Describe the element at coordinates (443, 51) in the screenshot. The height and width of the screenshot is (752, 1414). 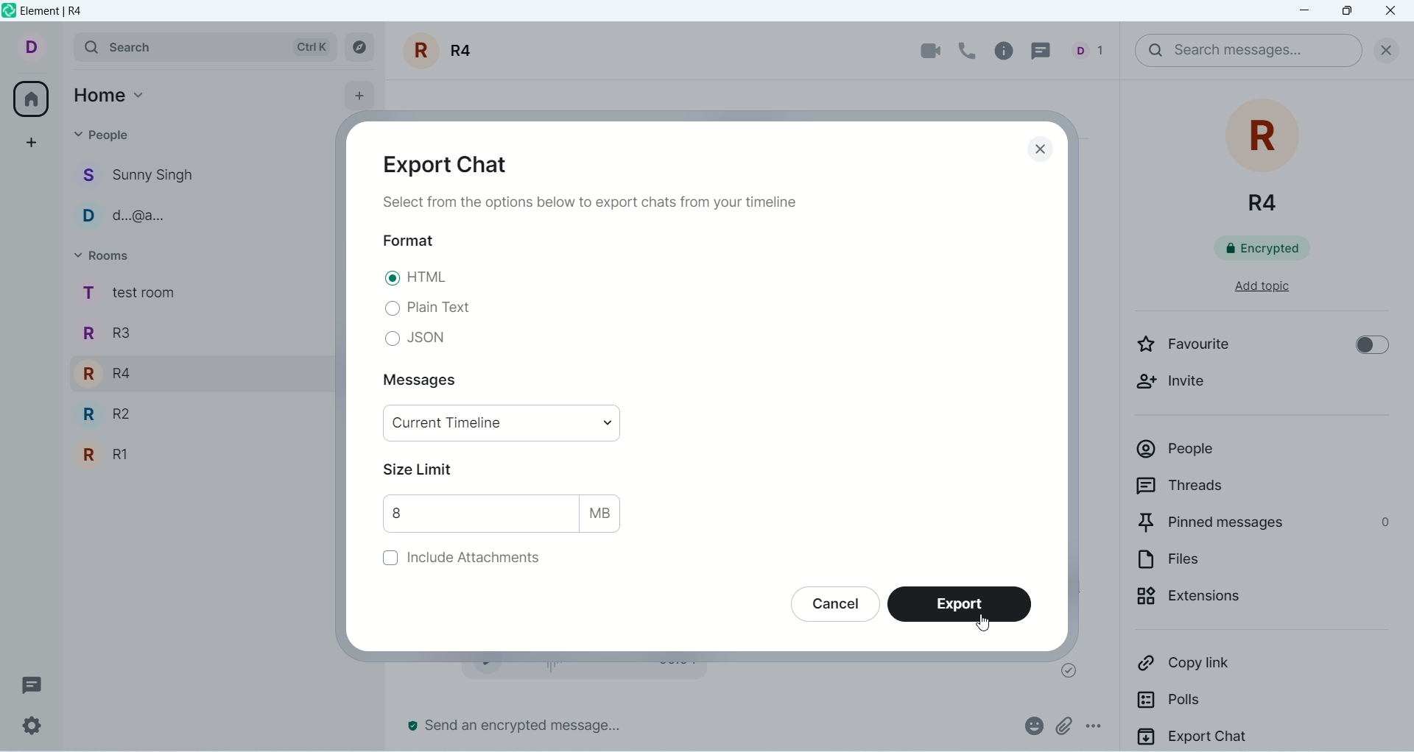
I see `room` at that location.